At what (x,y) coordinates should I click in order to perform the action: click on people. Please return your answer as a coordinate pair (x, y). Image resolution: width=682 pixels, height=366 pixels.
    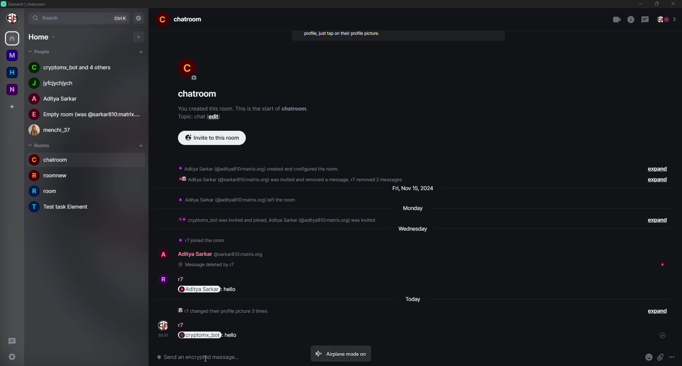
    Looking at the image, I should click on (196, 253).